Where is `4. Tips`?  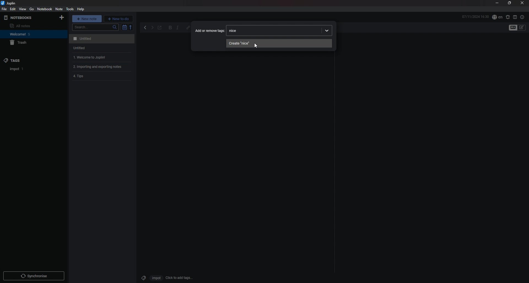 4. Tips is located at coordinates (81, 77).